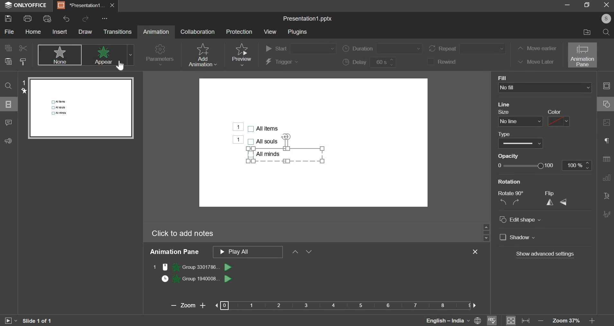  I want to click on animation pane, so click(583, 55).